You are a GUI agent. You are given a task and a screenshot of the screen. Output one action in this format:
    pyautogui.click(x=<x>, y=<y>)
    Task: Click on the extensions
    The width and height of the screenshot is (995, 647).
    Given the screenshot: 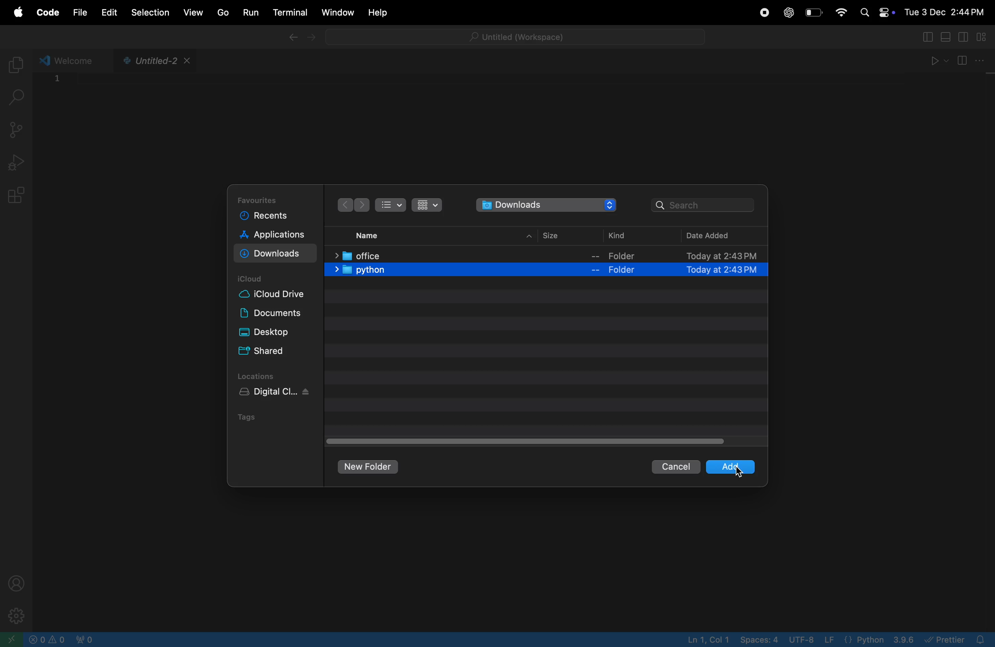 What is the action you would take?
    pyautogui.click(x=16, y=198)
    